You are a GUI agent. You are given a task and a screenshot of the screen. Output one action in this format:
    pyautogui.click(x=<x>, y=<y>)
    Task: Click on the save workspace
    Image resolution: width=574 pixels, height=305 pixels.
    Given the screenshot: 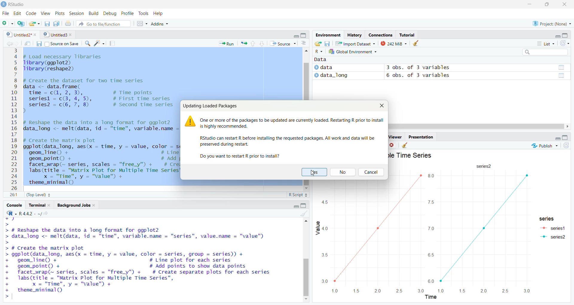 What is the action you would take?
    pyautogui.click(x=327, y=43)
    